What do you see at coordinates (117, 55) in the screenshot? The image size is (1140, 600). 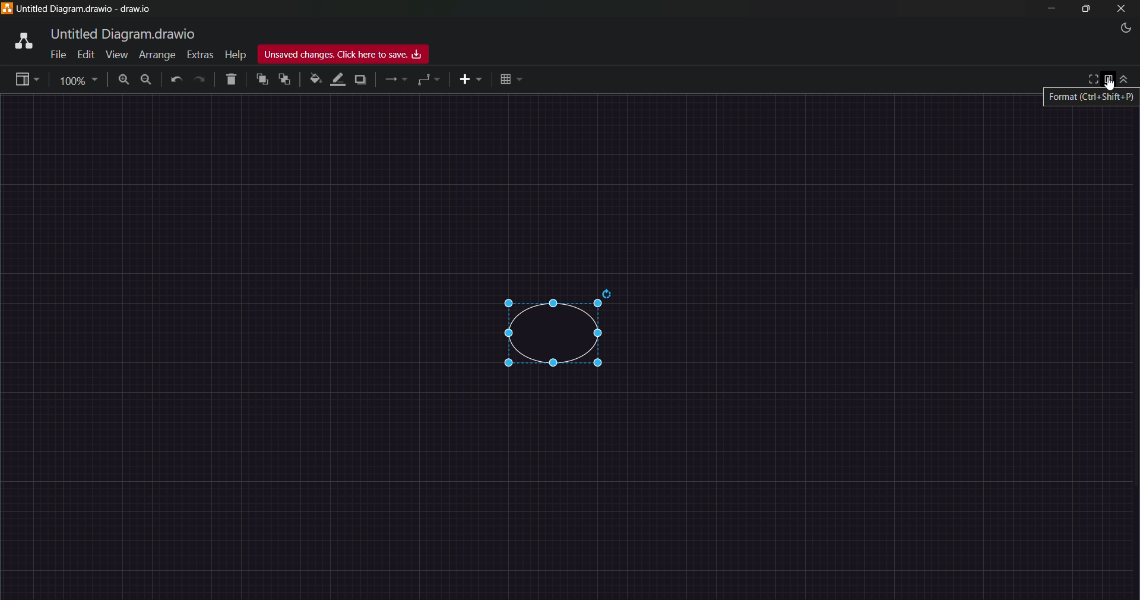 I see `view` at bounding box center [117, 55].